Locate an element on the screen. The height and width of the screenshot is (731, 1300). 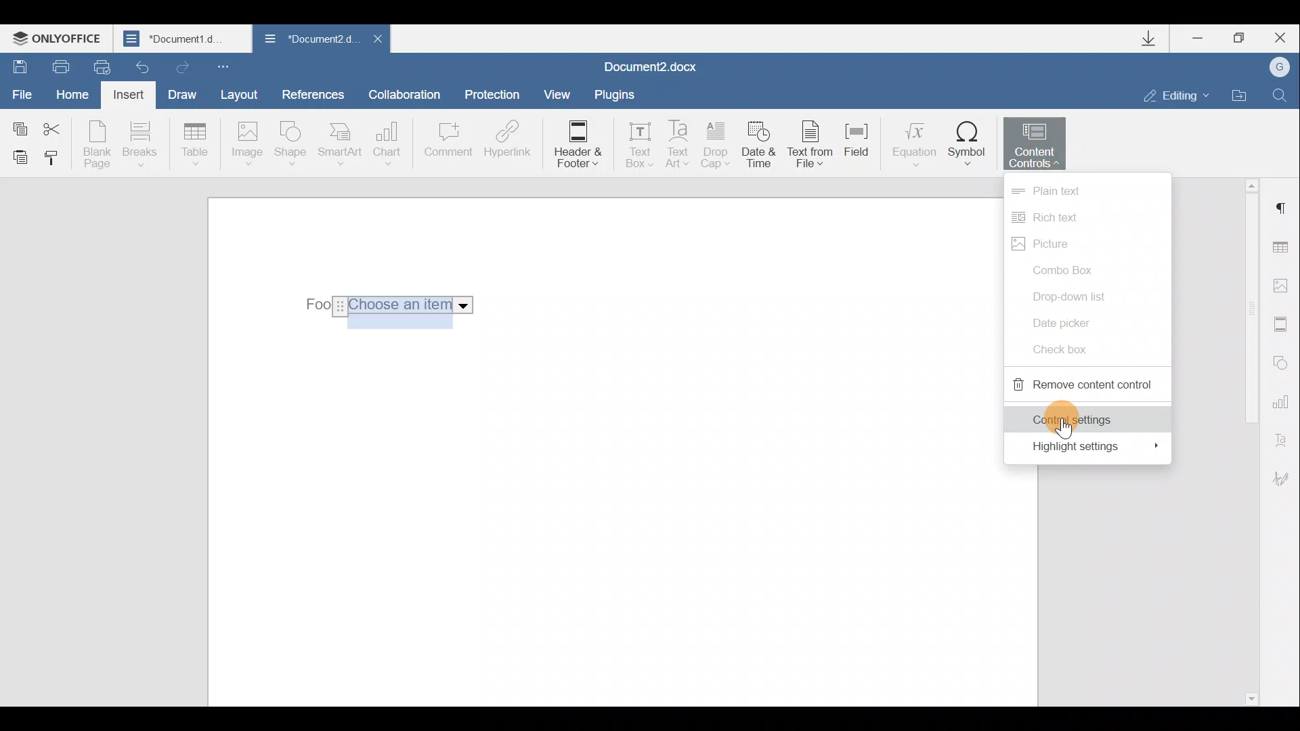
Protection is located at coordinates (496, 96).